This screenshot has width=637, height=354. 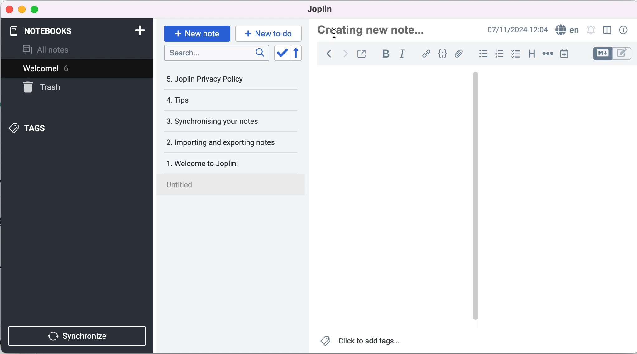 What do you see at coordinates (426, 54) in the screenshot?
I see `hyperlink` at bounding box center [426, 54].